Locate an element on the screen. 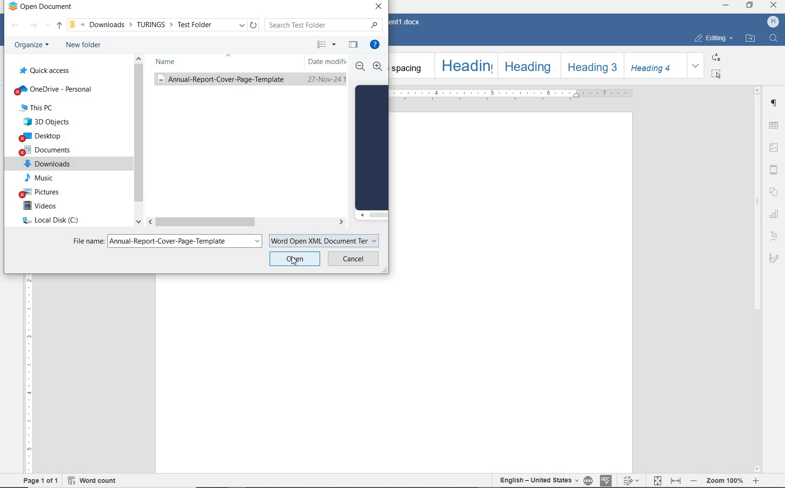 This screenshot has height=488, width=785. 3D Objects is located at coordinates (45, 122).